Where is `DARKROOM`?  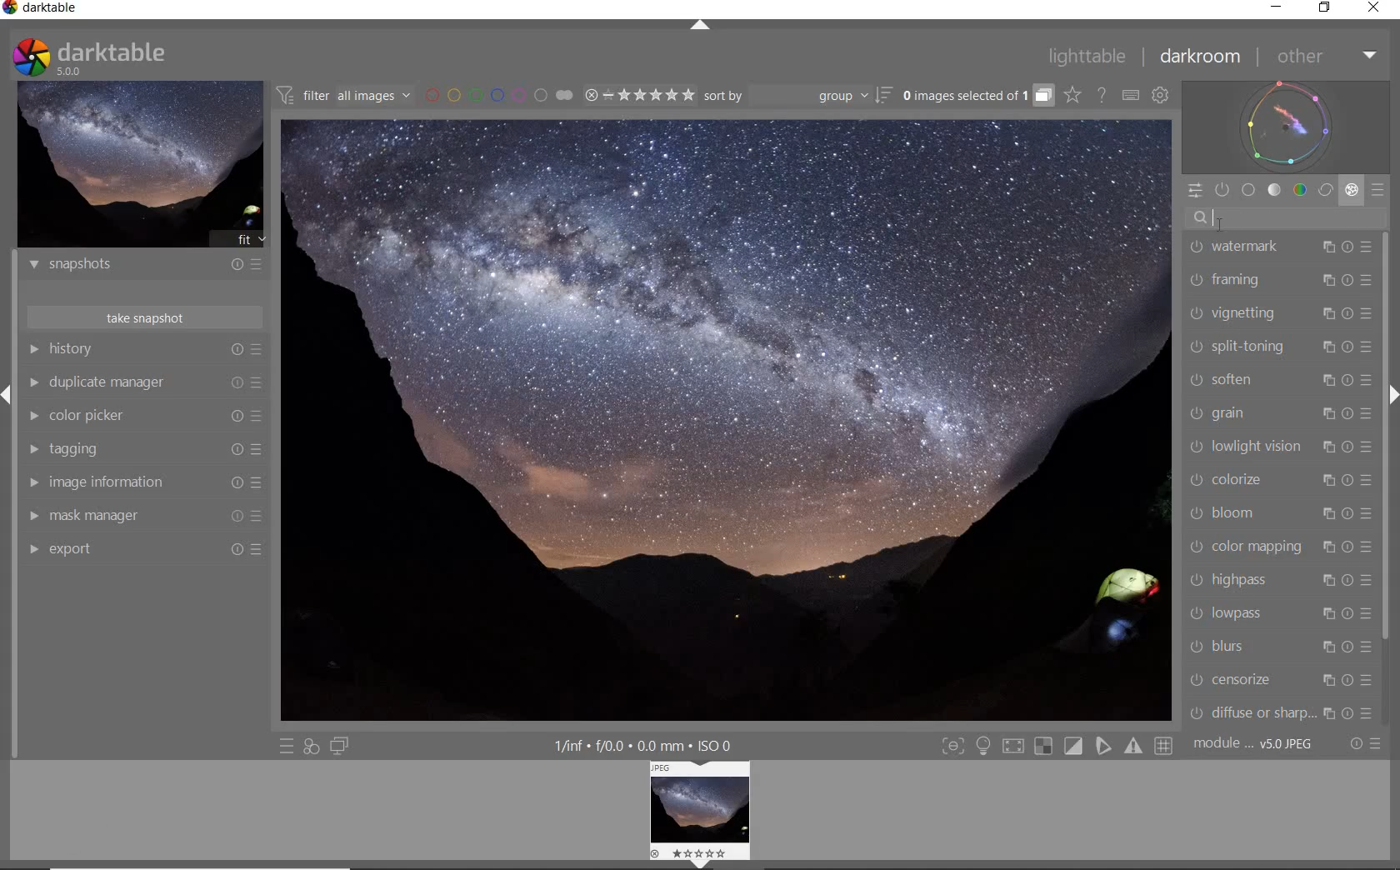 DARKROOM is located at coordinates (1205, 56).